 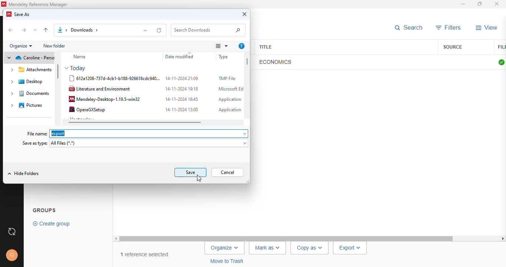 What do you see at coordinates (55, 46) in the screenshot?
I see `new folder` at bounding box center [55, 46].